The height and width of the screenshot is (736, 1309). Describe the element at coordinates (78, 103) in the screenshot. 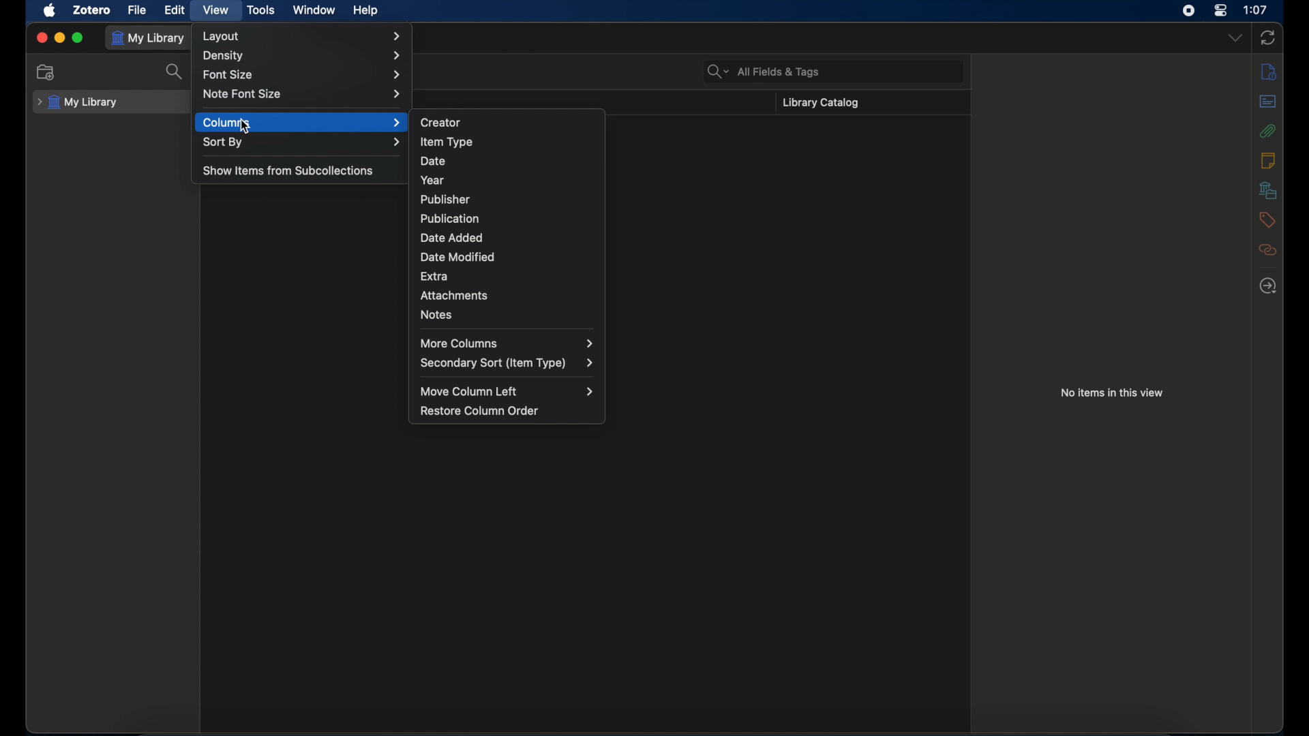

I see `my library` at that location.